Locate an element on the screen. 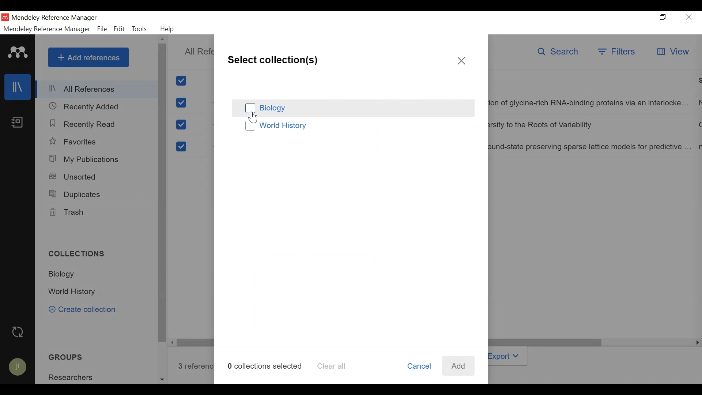 The height and width of the screenshot is (395, 702). Search is located at coordinates (560, 53).